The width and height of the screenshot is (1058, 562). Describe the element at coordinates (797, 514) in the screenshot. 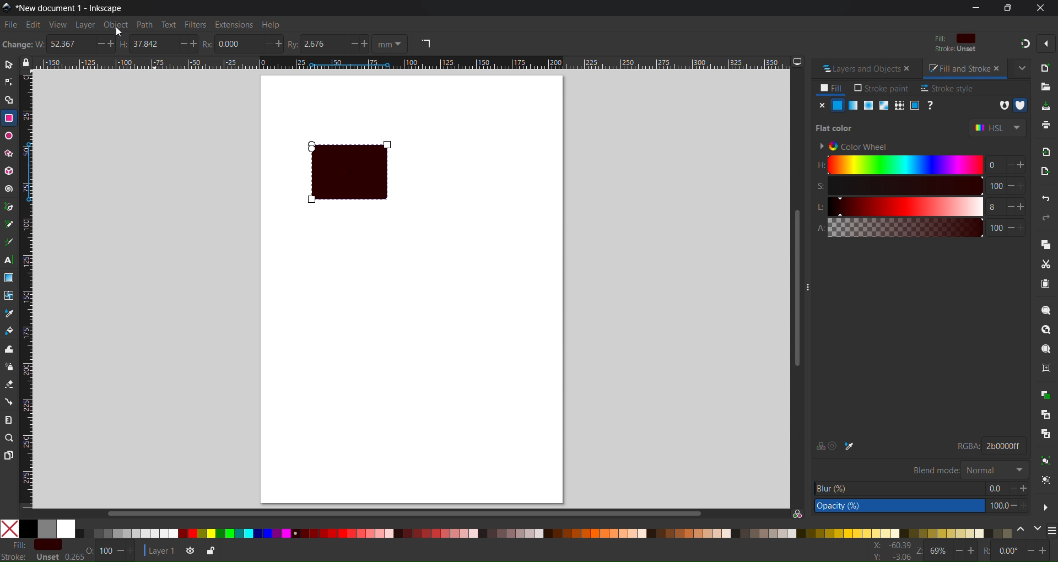

I see `Color managed mode` at that location.